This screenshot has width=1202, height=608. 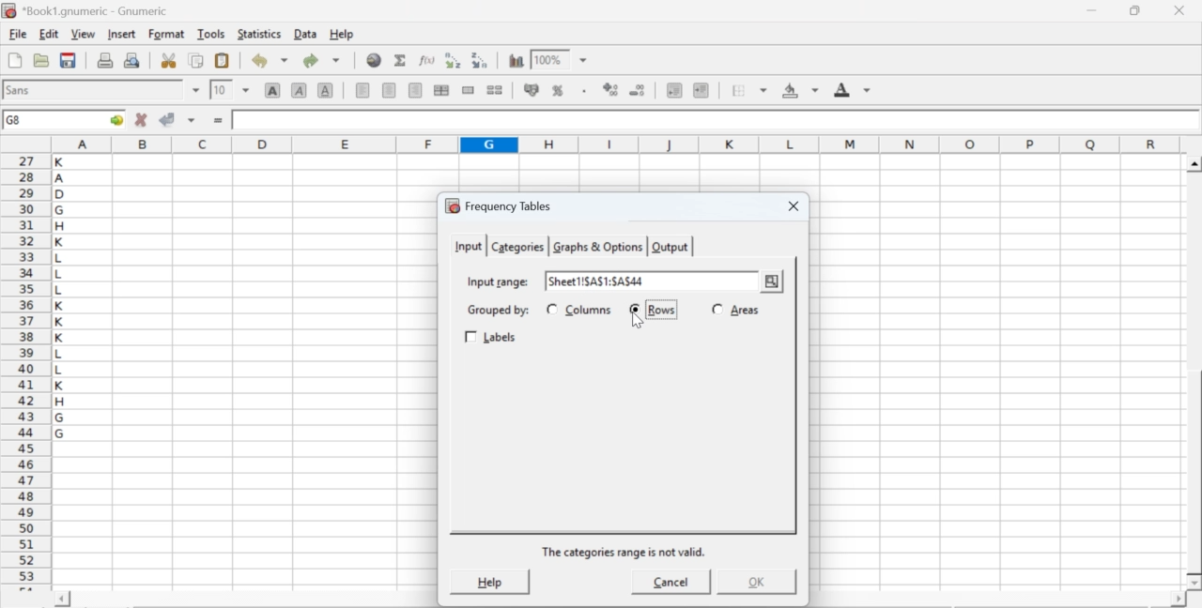 What do you see at coordinates (1178, 10) in the screenshot?
I see `close` at bounding box center [1178, 10].